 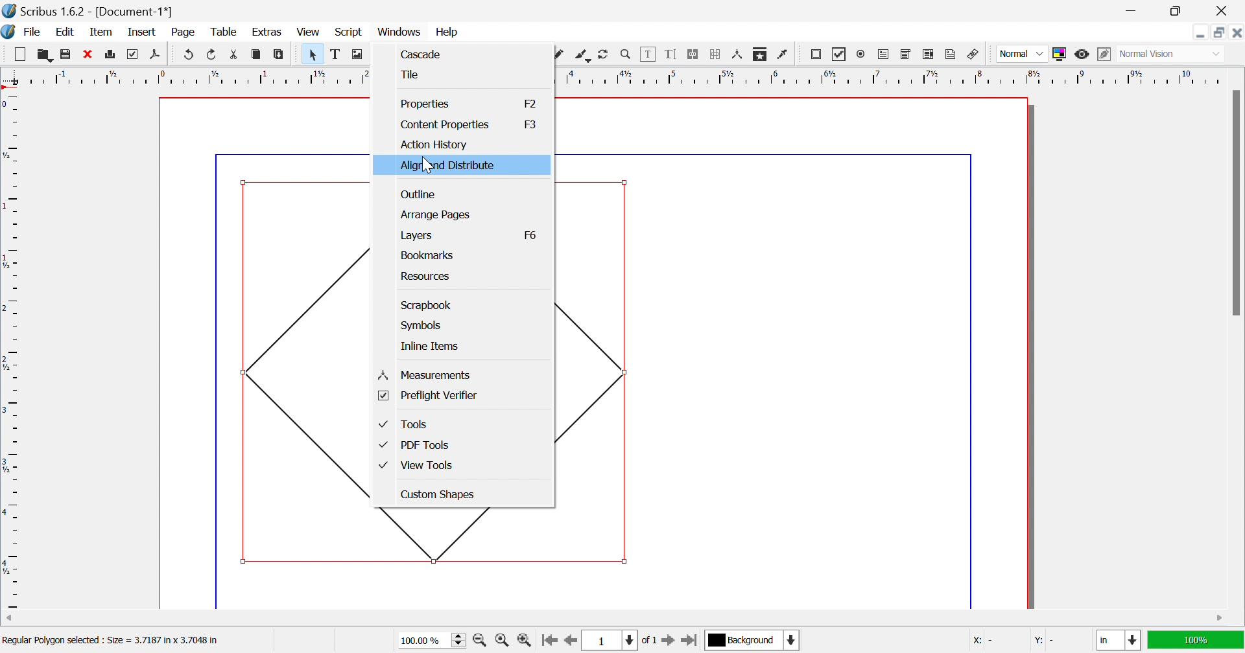 What do you see at coordinates (19, 54) in the screenshot?
I see `New` at bounding box center [19, 54].